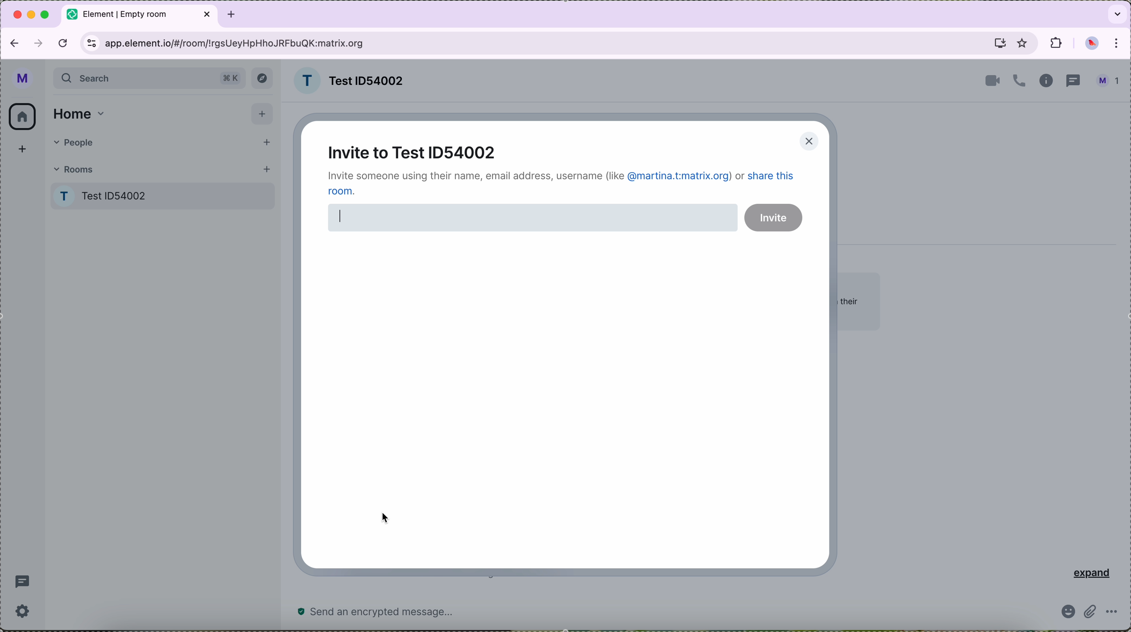 This screenshot has width=1131, height=632. Describe the element at coordinates (264, 114) in the screenshot. I see `add button` at that location.